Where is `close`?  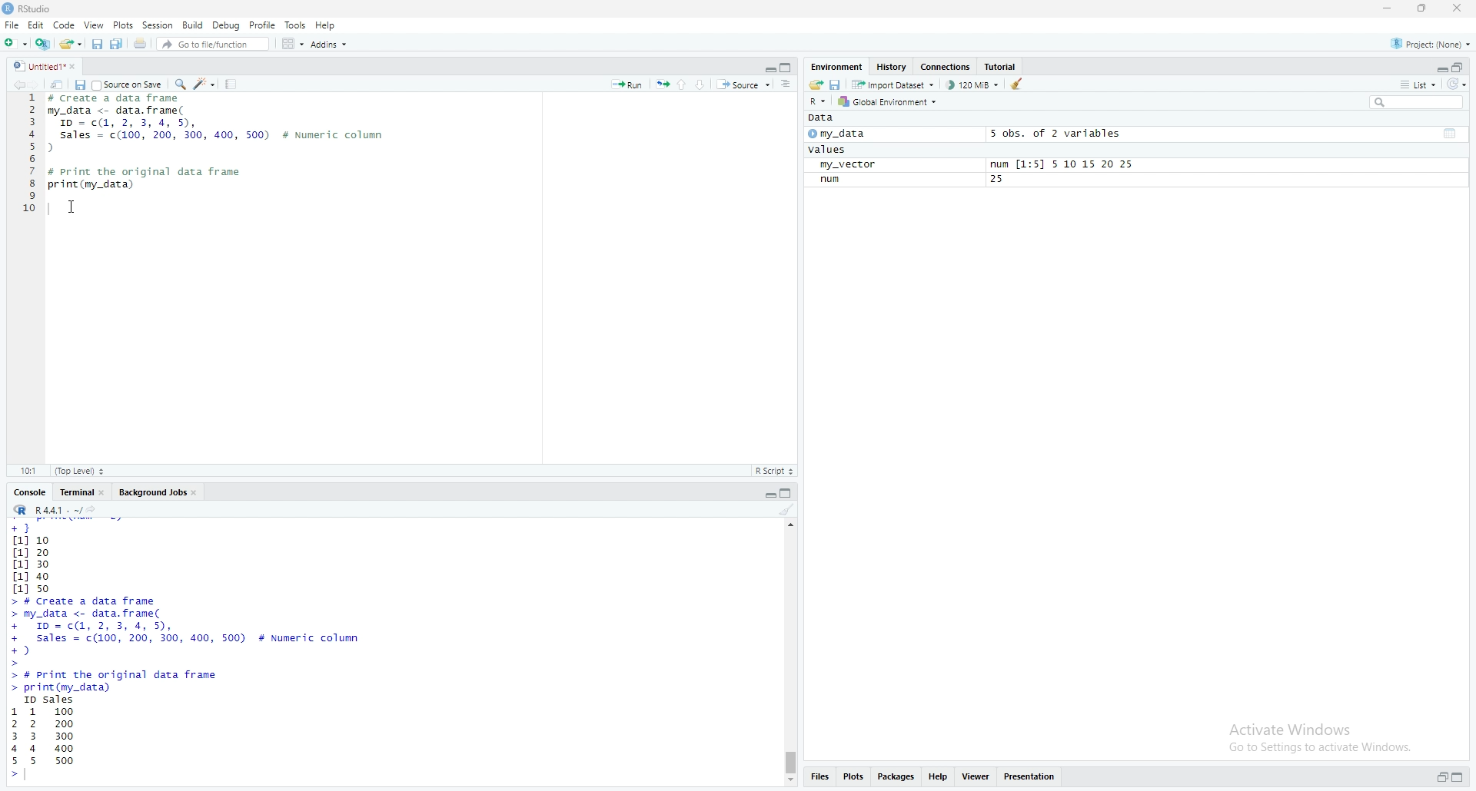
close is located at coordinates (106, 493).